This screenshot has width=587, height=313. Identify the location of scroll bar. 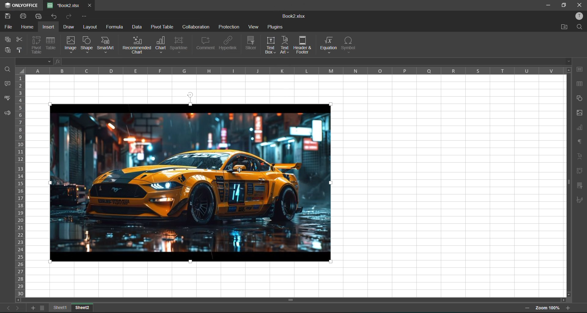
(285, 300).